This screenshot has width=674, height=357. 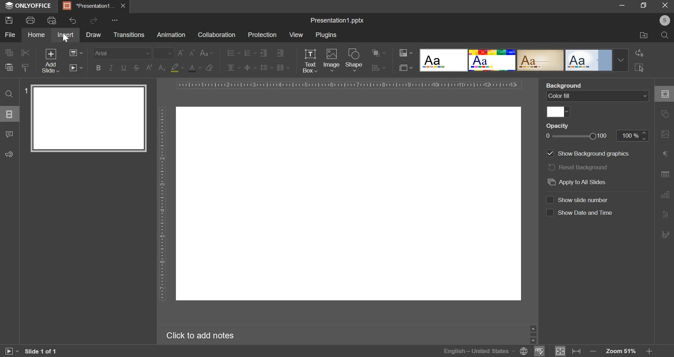 What do you see at coordinates (664, 175) in the screenshot?
I see `table settings` at bounding box center [664, 175].